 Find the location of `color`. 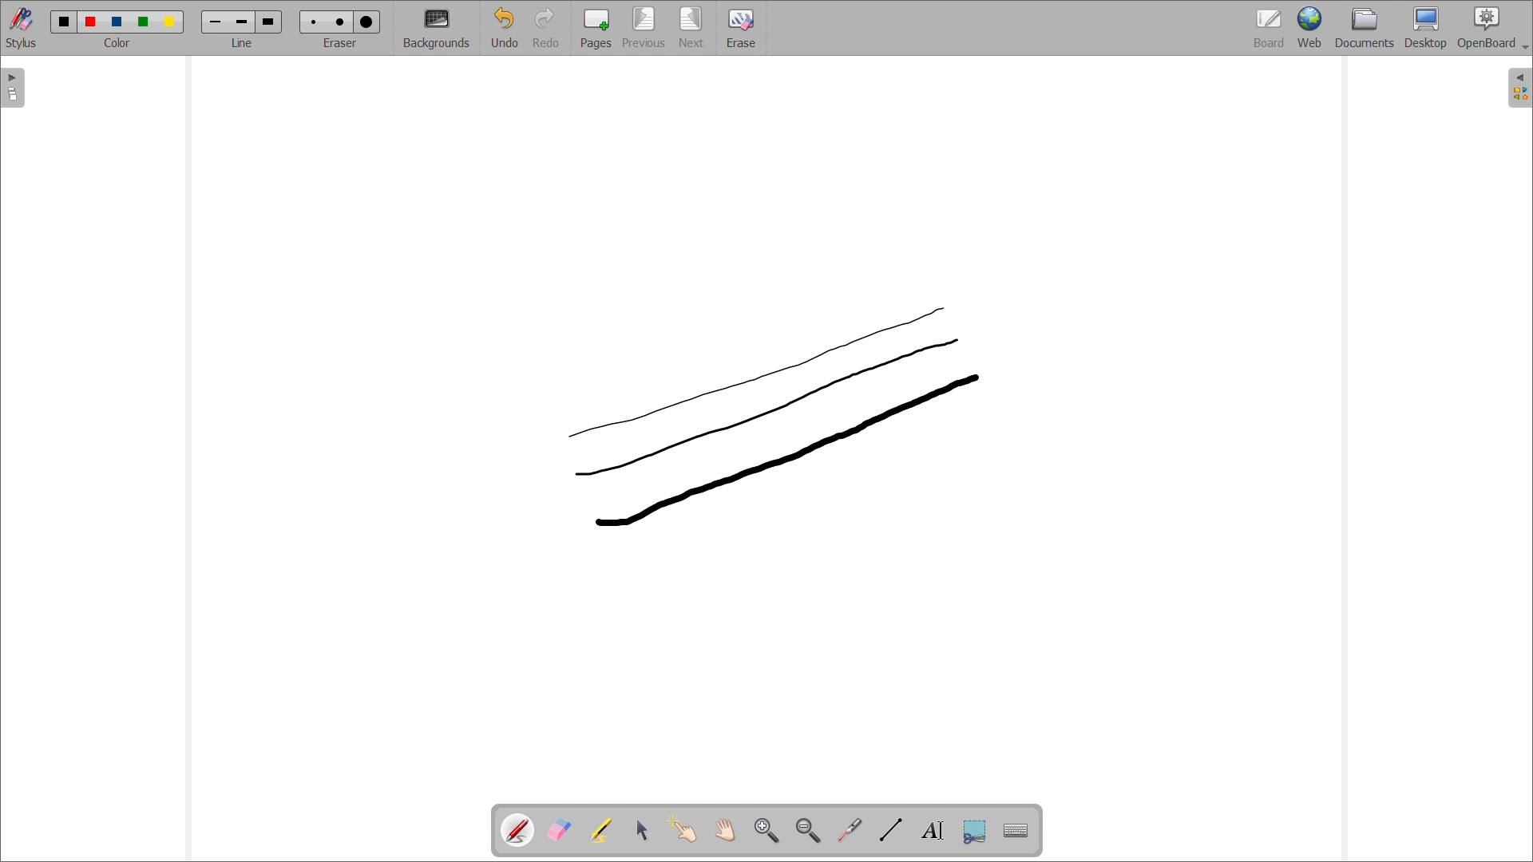

color is located at coordinates (145, 22).